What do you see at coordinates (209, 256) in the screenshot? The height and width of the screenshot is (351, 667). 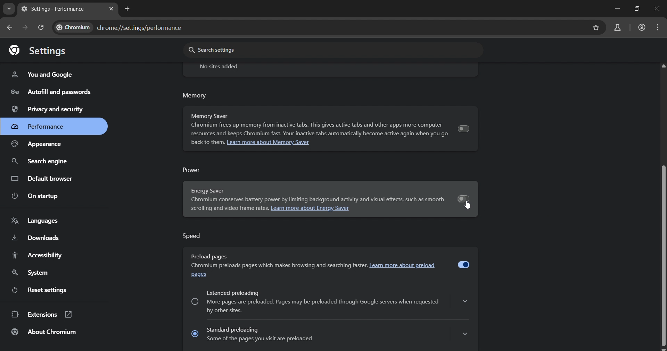 I see `Preload pages` at bounding box center [209, 256].